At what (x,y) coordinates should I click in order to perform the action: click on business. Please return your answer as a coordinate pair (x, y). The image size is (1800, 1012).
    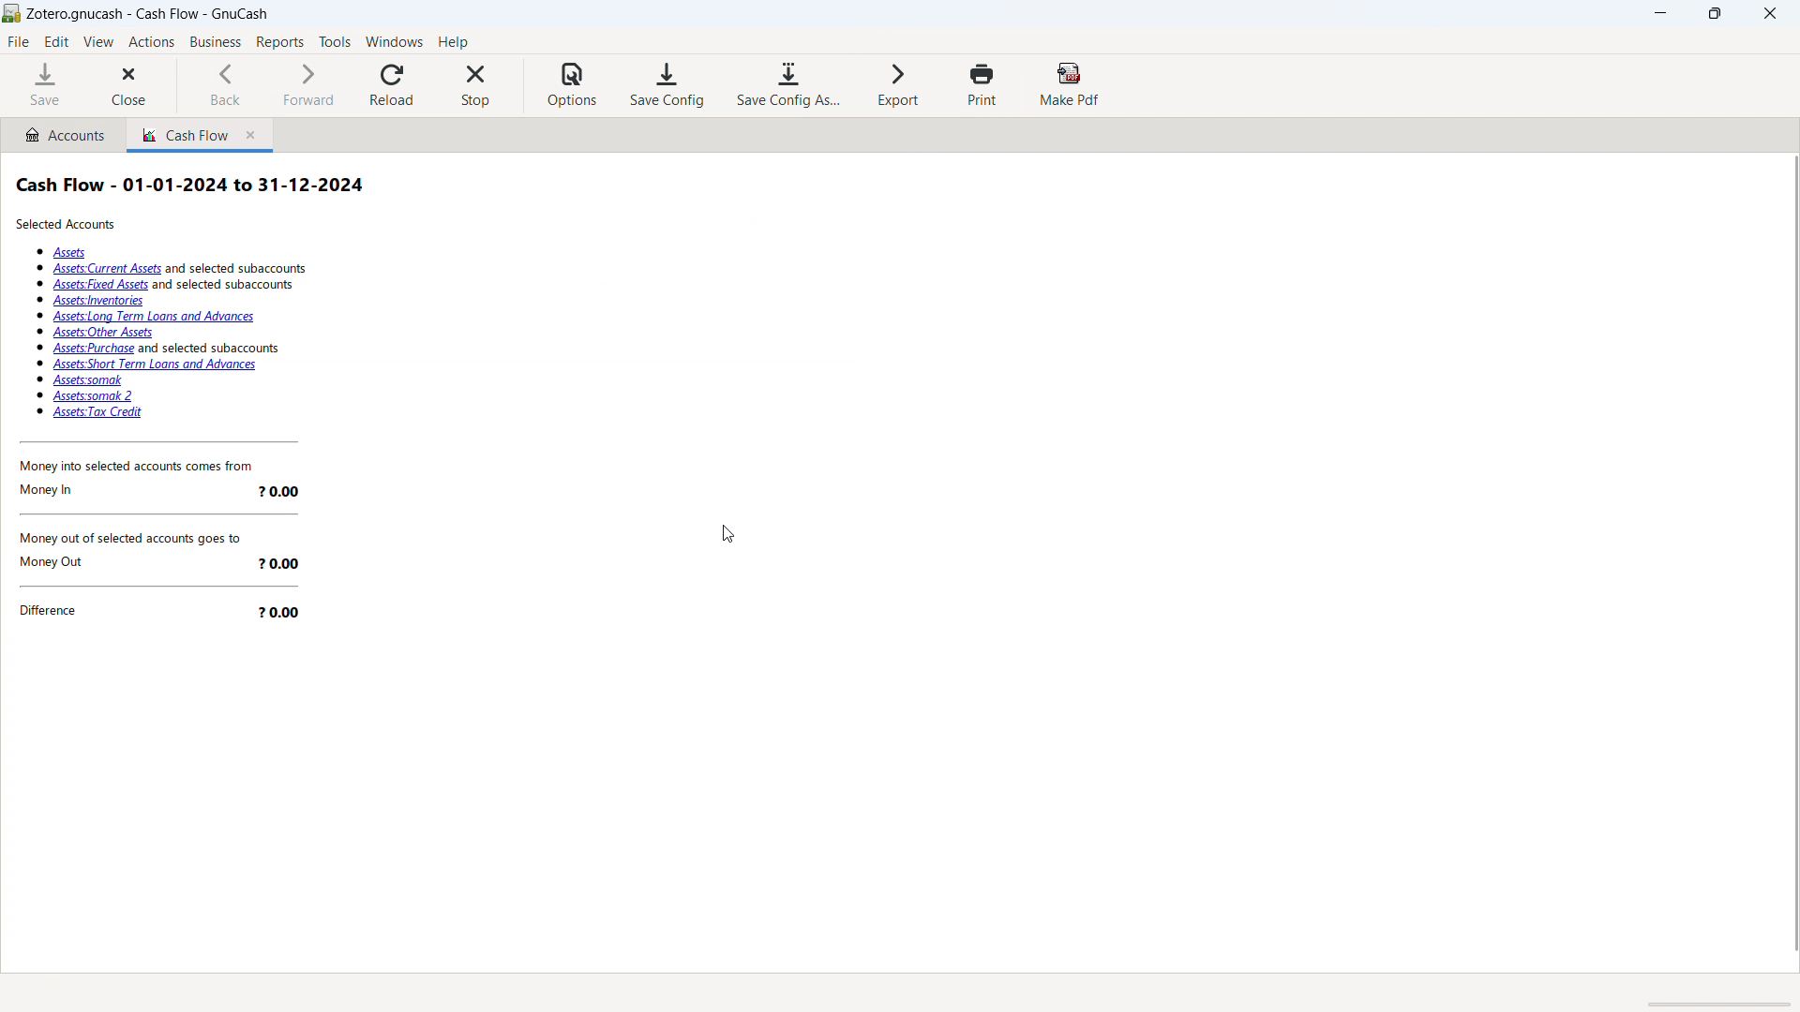
    Looking at the image, I should click on (215, 41).